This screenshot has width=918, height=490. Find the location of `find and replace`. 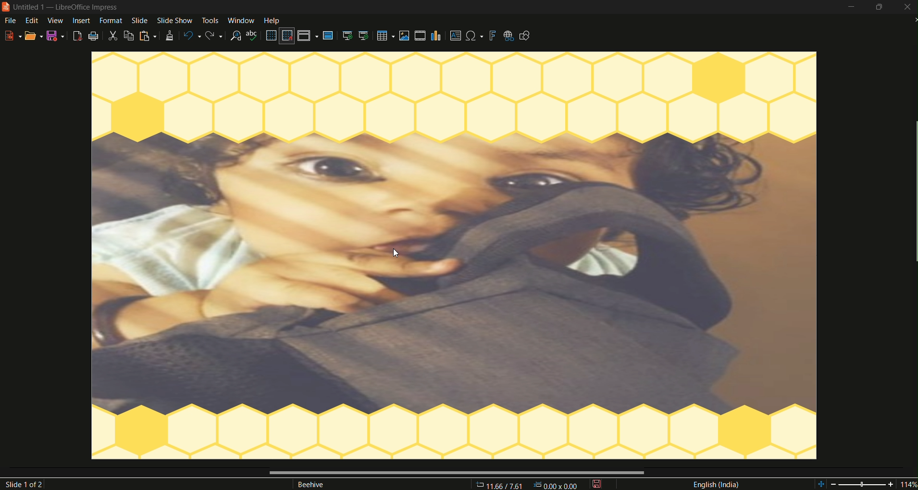

find and replace is located at coordinates (236, 36).